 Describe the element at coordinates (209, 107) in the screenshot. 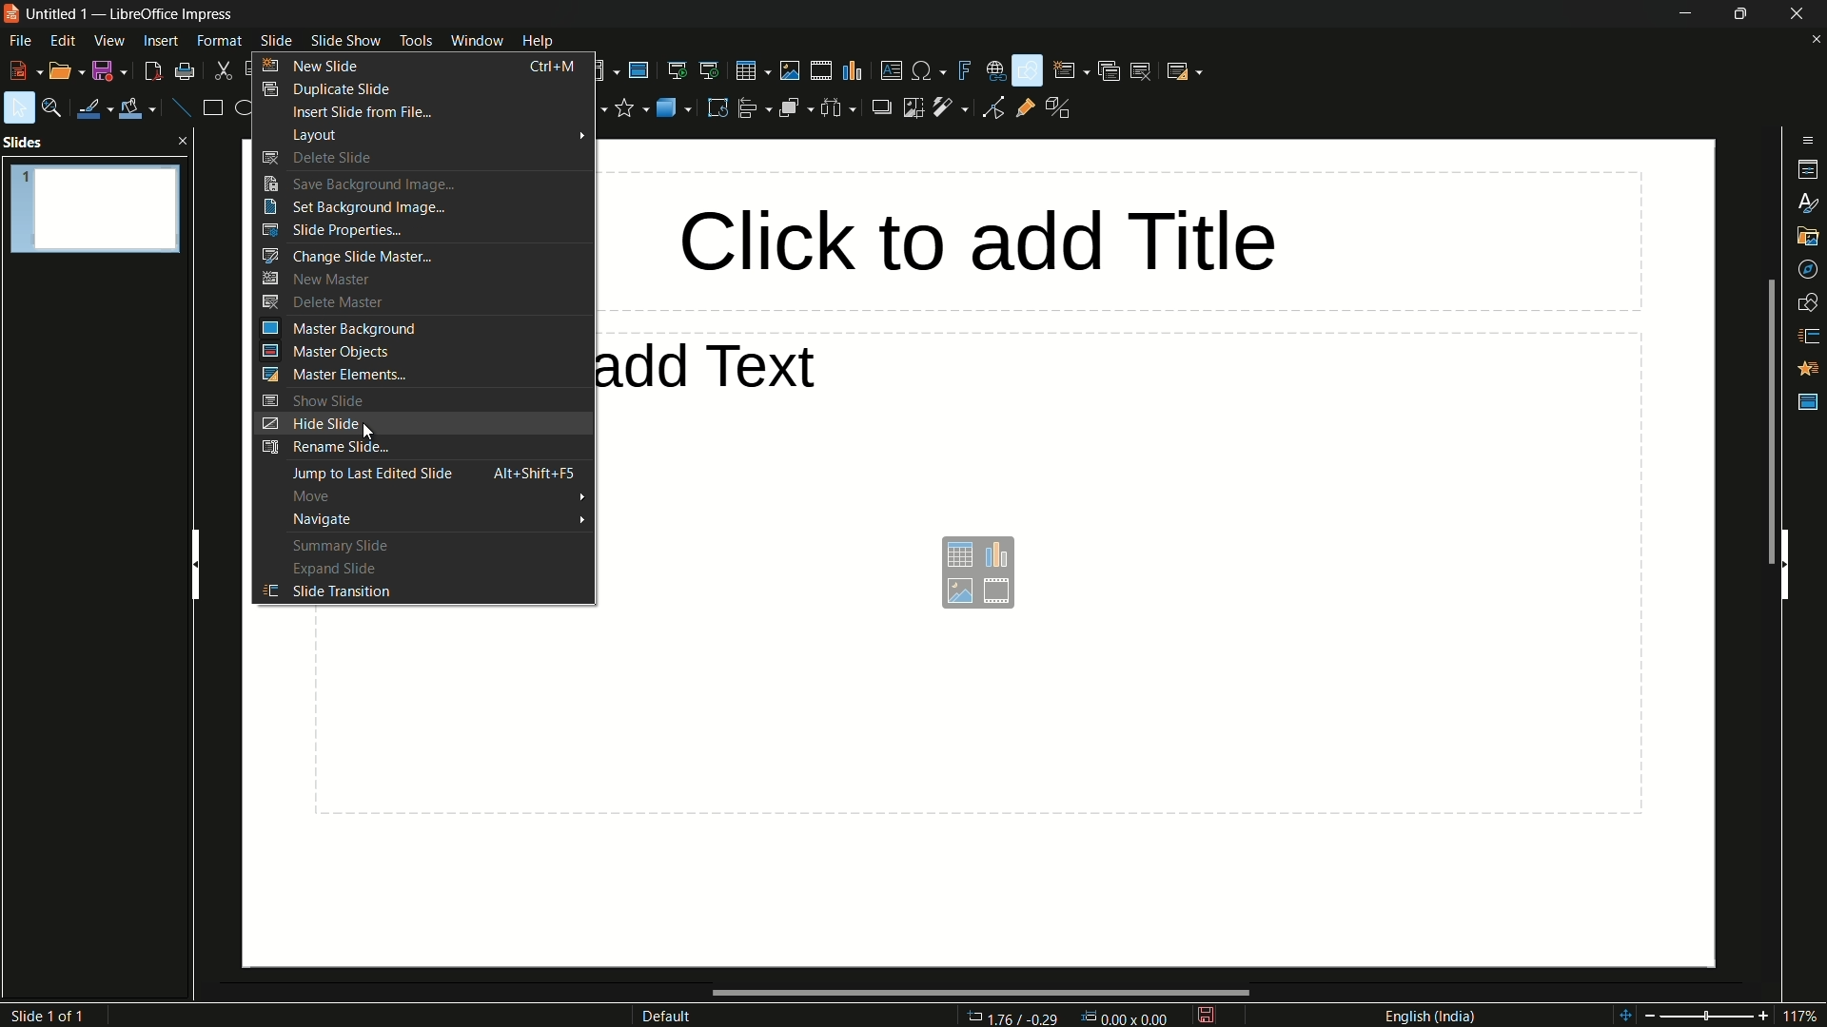

I see `rectangle` at that location.